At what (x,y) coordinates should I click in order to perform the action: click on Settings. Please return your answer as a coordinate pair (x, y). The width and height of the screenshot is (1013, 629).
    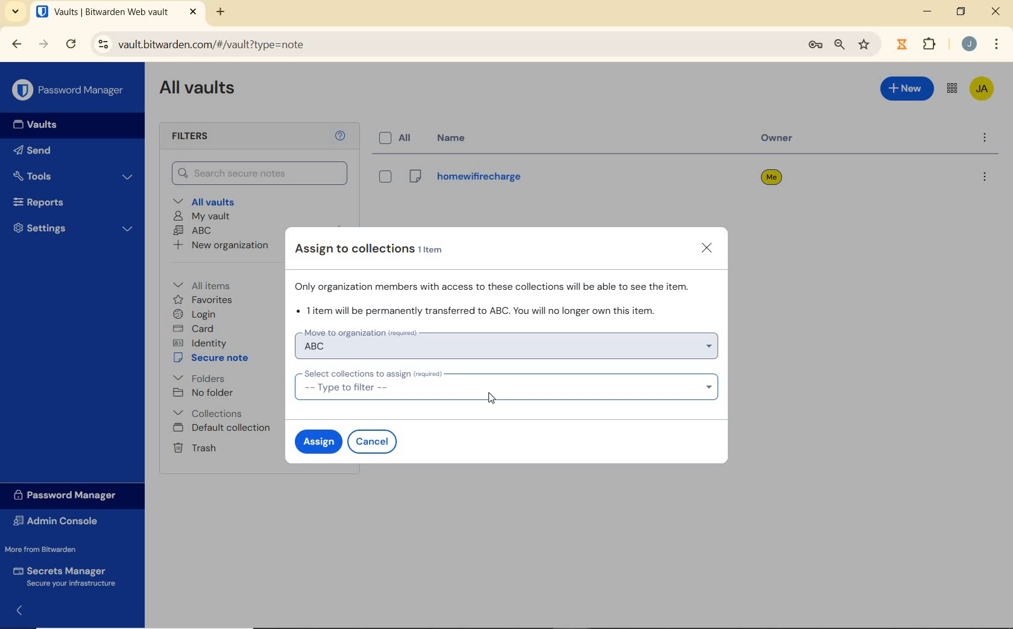
    Looking at the image, I should click on (72, 228).